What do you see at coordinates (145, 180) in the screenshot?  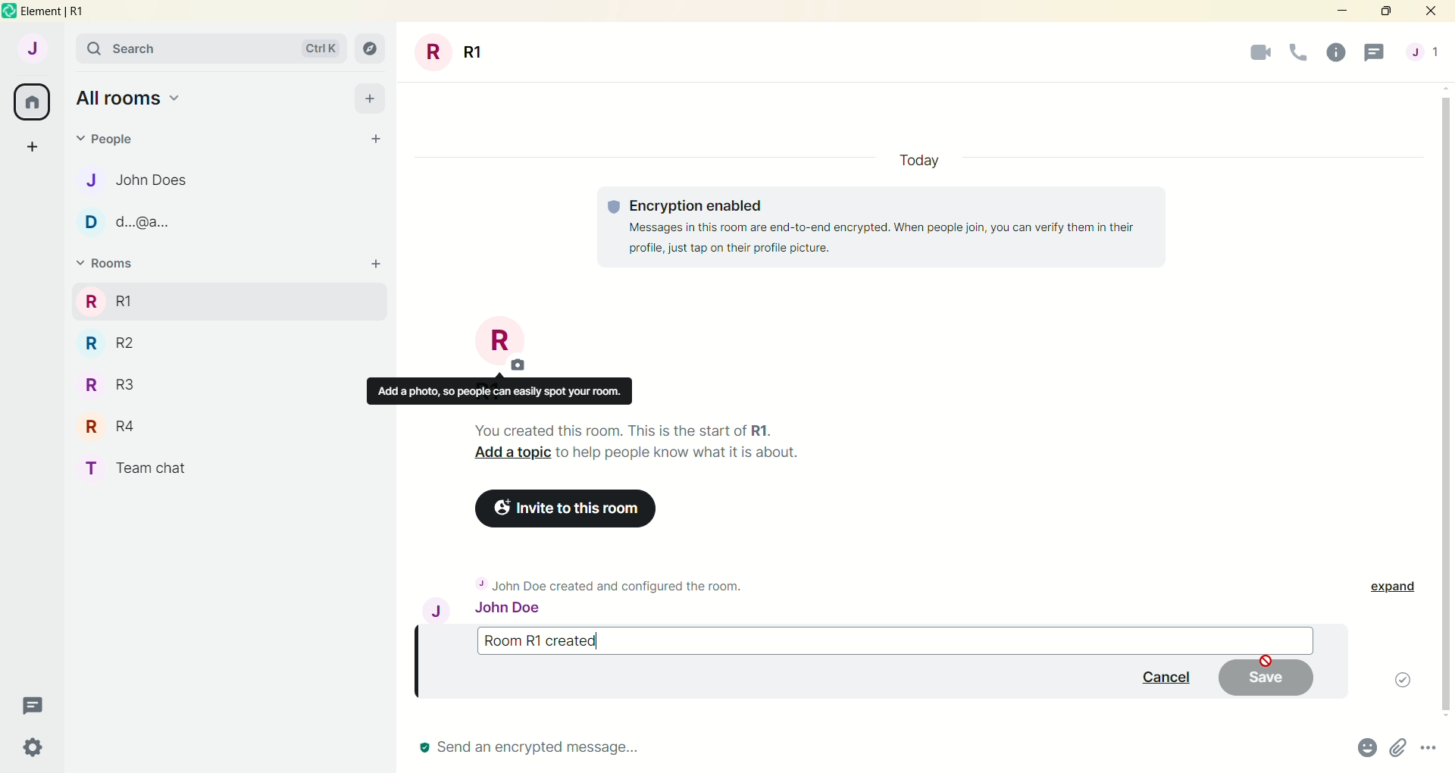 I see `J John Does` at bounding box center [145, 180].